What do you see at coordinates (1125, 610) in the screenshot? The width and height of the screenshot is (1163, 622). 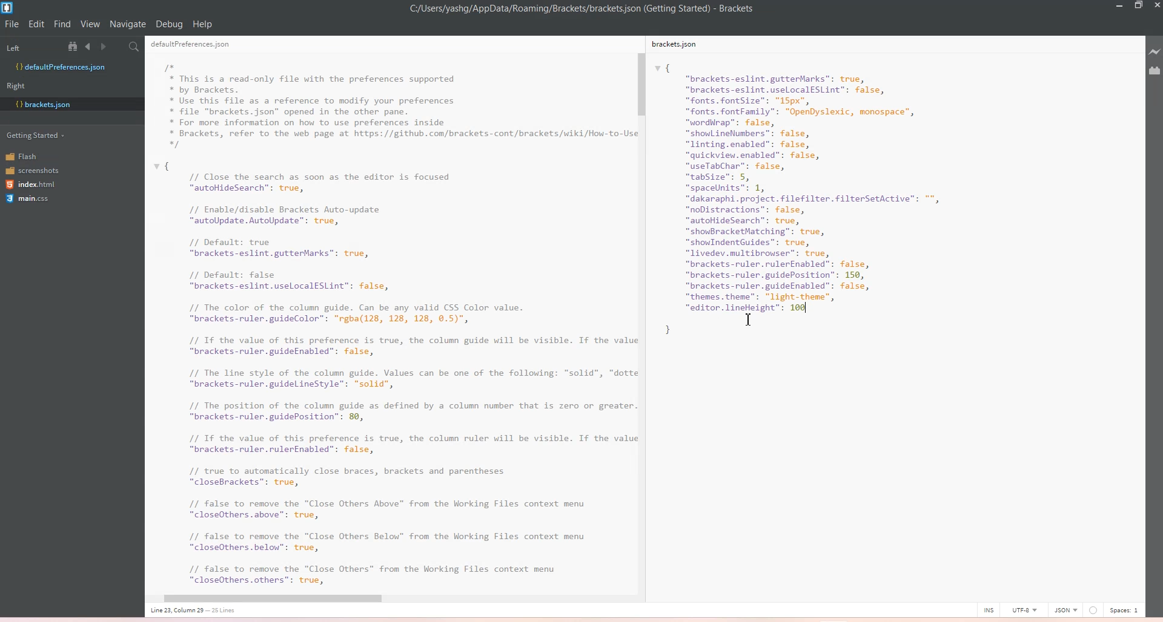 I see `Spaces` at bounding box center [1125, 610].